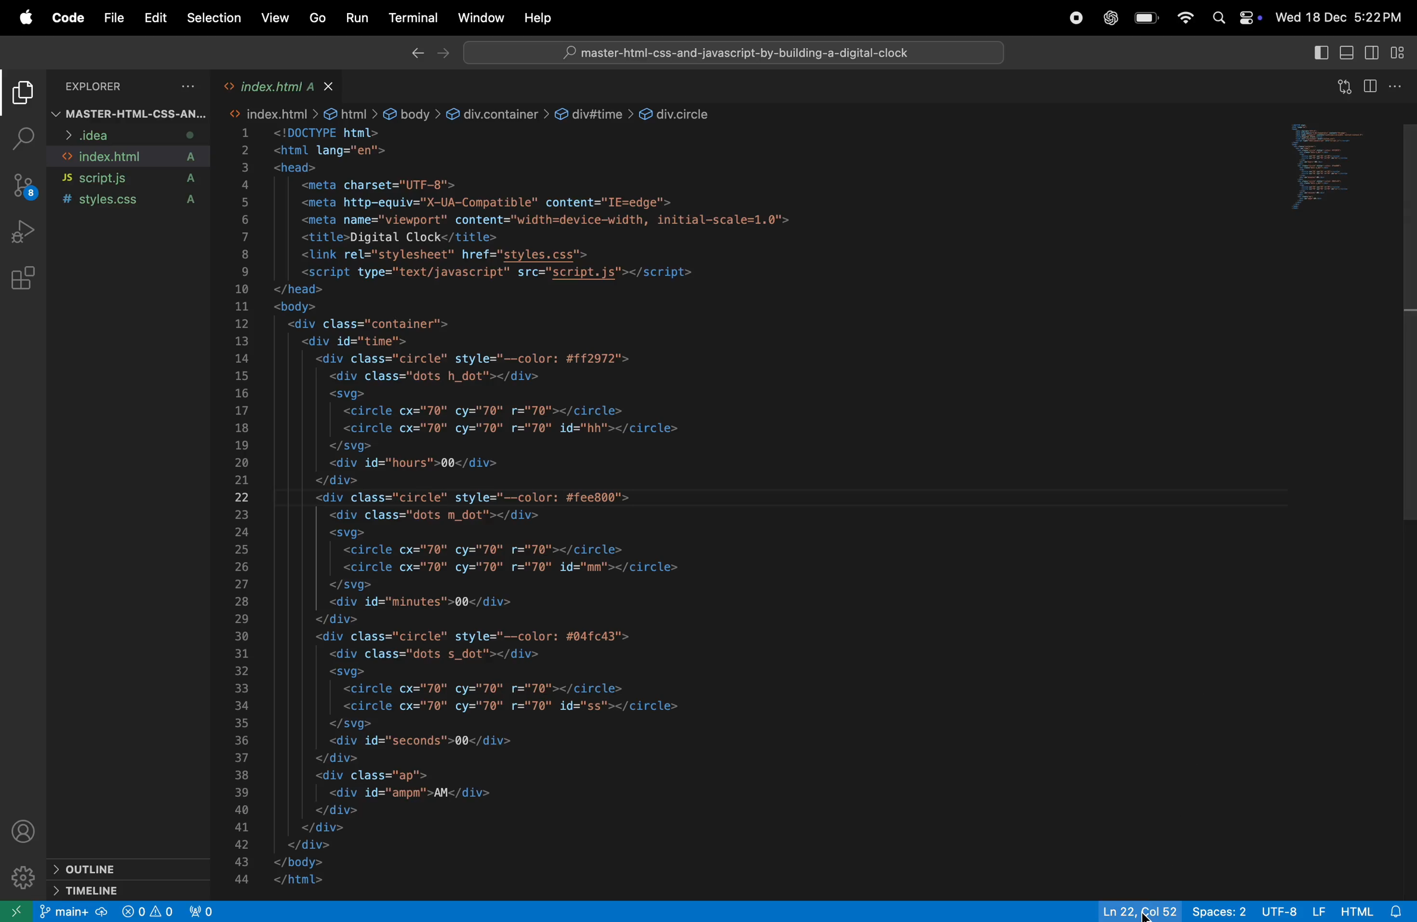 The image size is (1417, 922). What do you see at coordinates (738, 51) in the screenshot?
I see `search bar` at bounding box center [738, 51].